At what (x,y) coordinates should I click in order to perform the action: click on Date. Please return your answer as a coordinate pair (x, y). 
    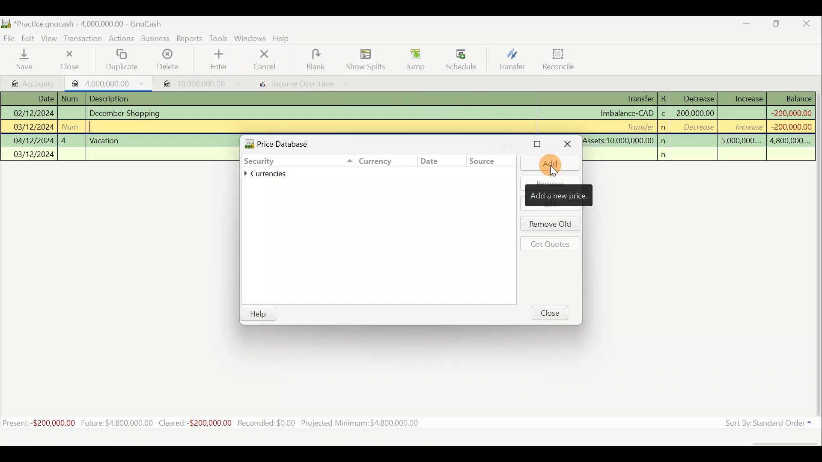
    Looking at the image, I should click on (442, 160).